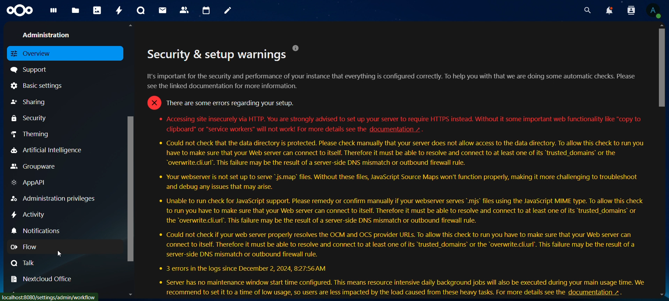 The image size is (669, 301). Describe the element at coordinates (46, 150) in the screenshot. I see `artificial intelligence` at that location.